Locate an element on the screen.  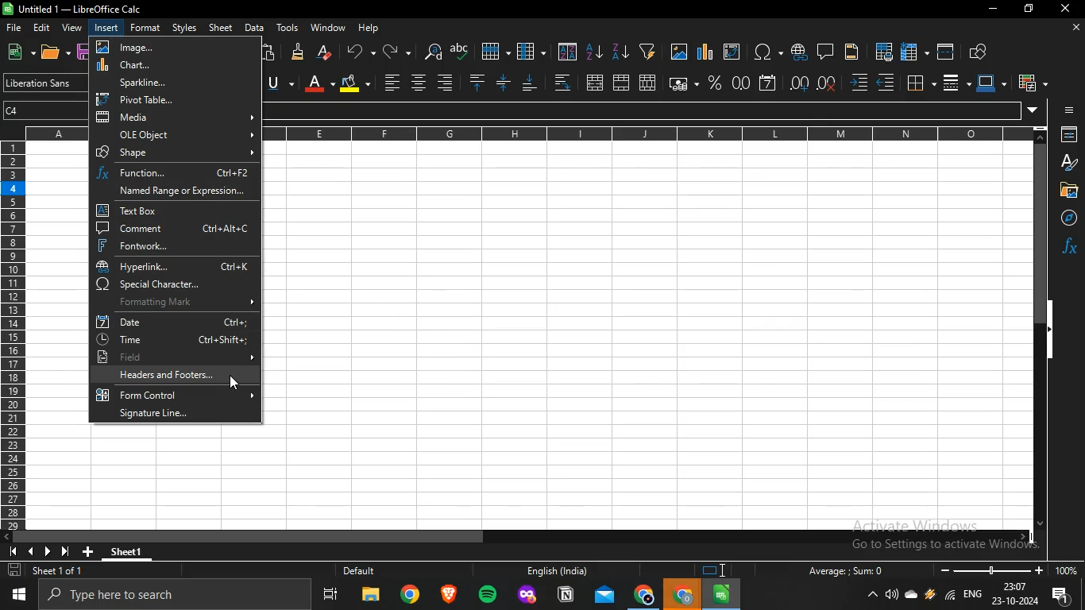
redo is located at coordinates (391, 51).